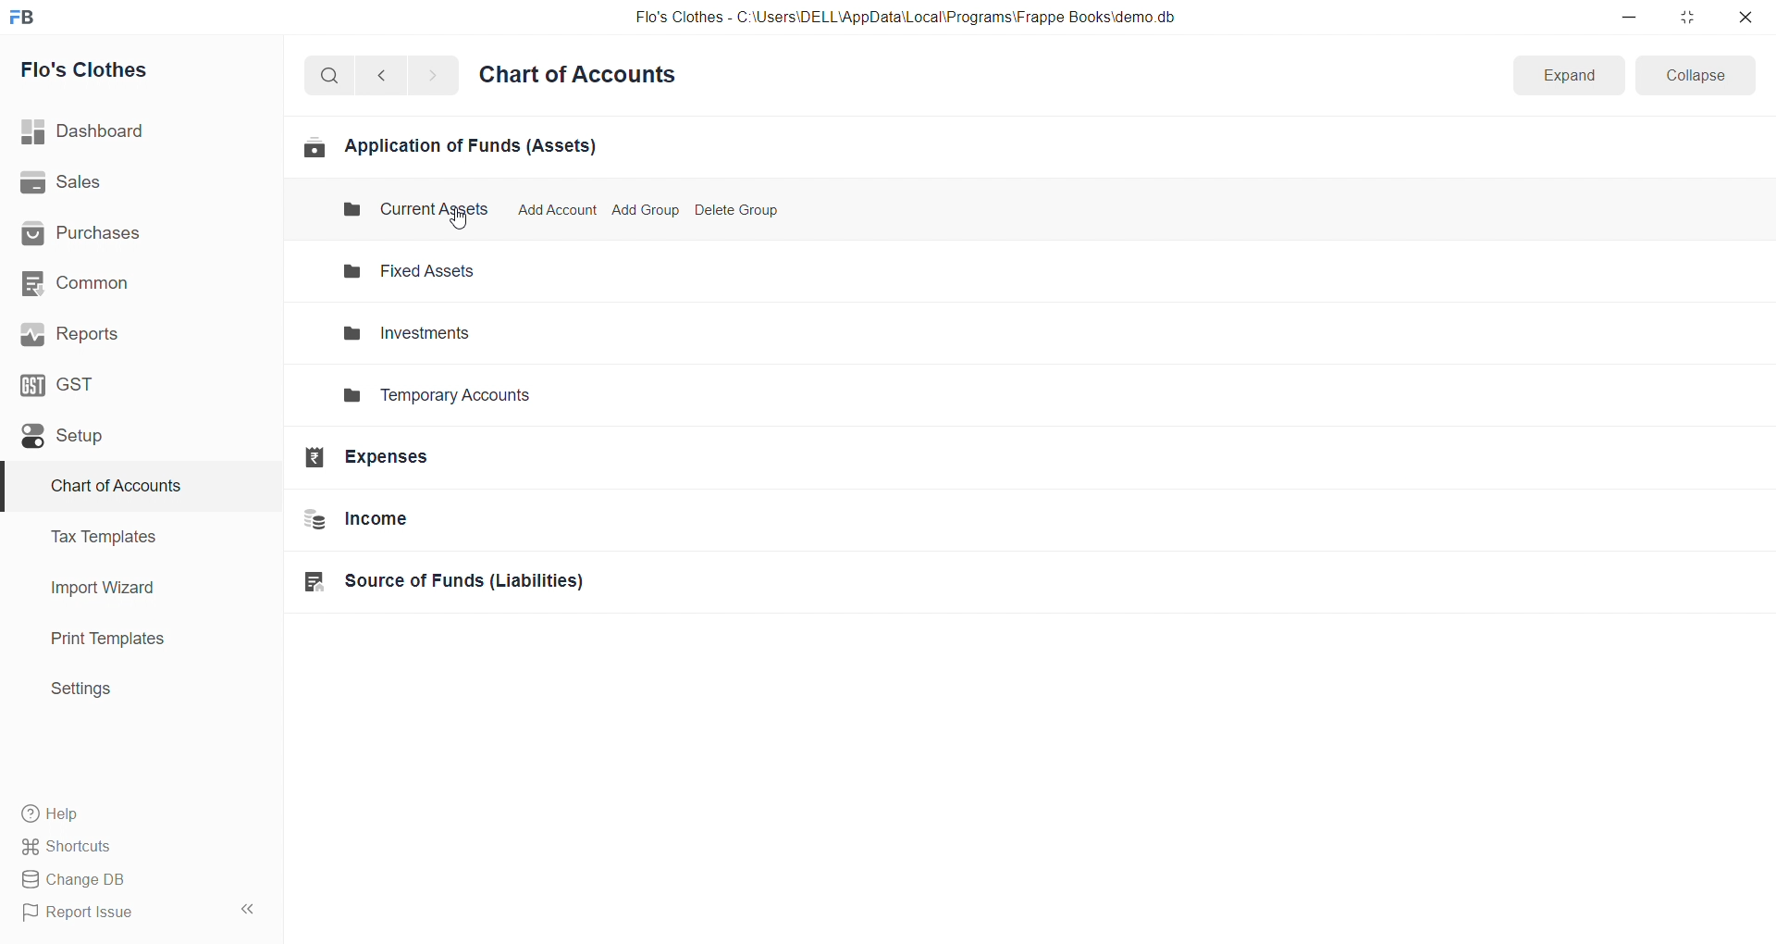 The height and width of the screenshot is (944, 1776). What do you see at coordinates (130, 537) in the screenshot?
I see `Tax Templates` at bounding box center [130, 537].